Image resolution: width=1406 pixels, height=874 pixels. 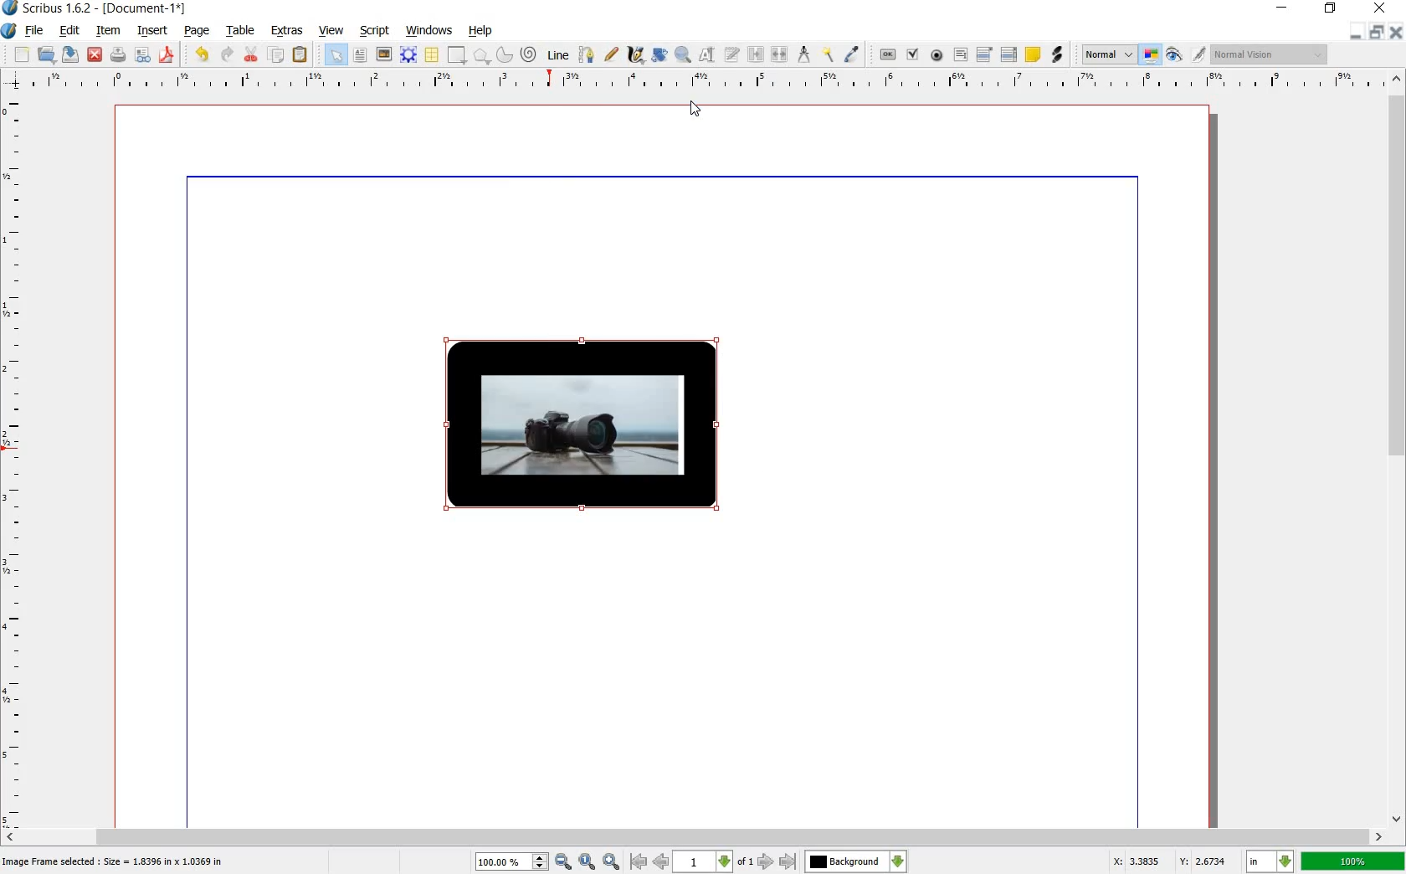 What do you see at coordinates (147, 8) in the screenshot?
I see `-[Document -1*]` at bounding box center [147, 8].